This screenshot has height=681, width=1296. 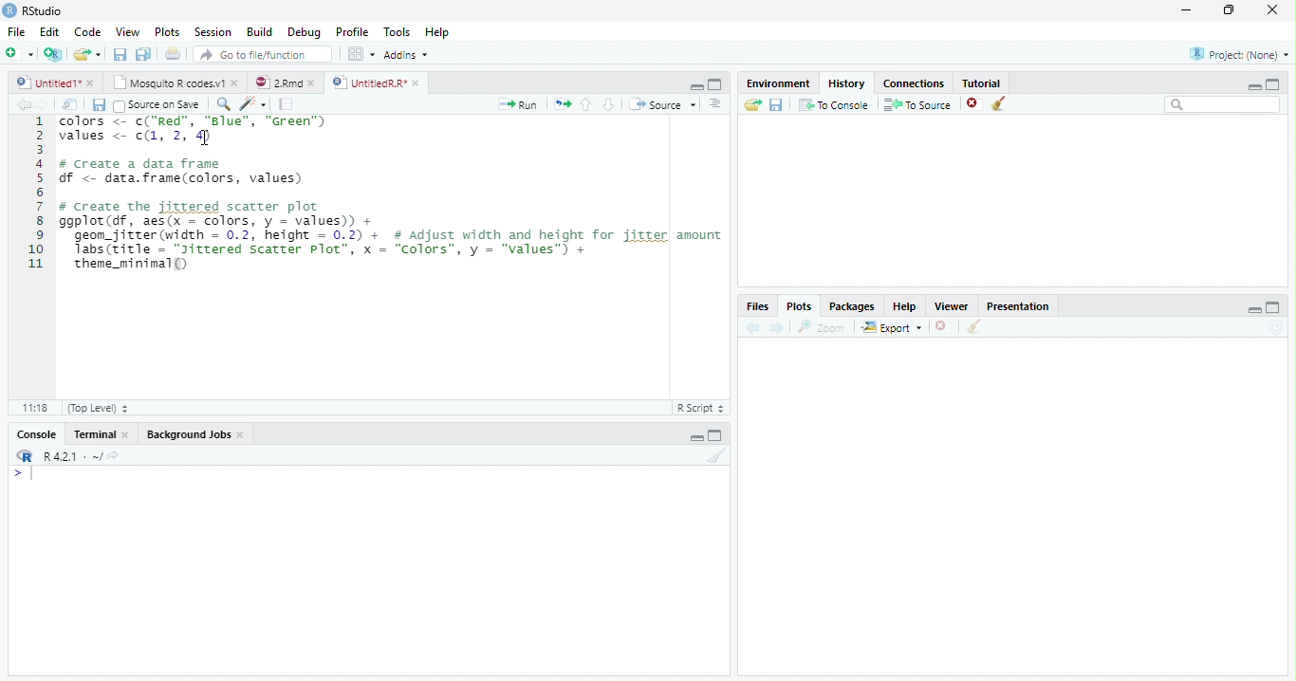 What do you see at coordinates (204, 137) in the screenshot?
I see `cursor` at bounding box center [204, 137].